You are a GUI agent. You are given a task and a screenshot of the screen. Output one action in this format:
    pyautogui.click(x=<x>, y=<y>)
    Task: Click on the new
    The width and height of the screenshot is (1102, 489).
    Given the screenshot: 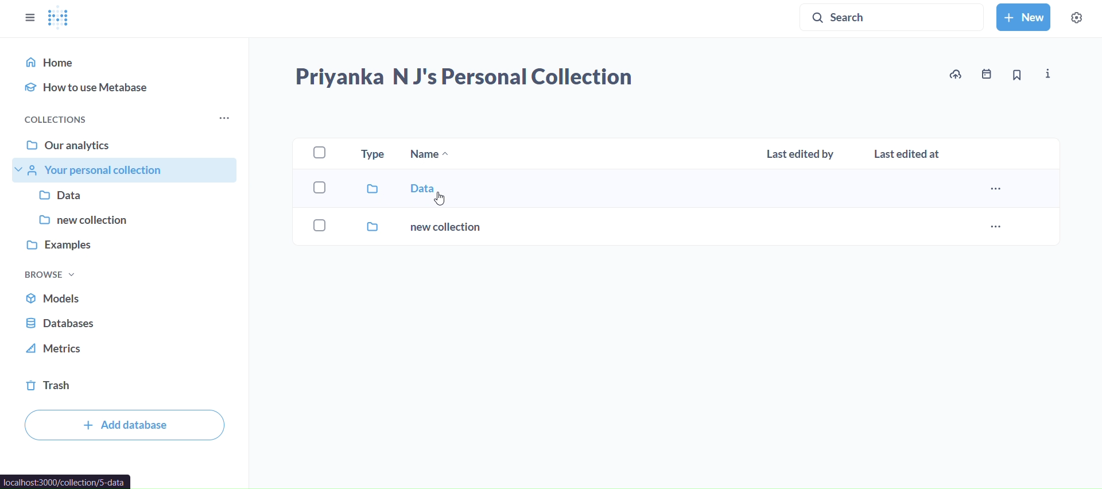 What is the action you would take?
    pyautogui.click(x=1023, y=17)
    